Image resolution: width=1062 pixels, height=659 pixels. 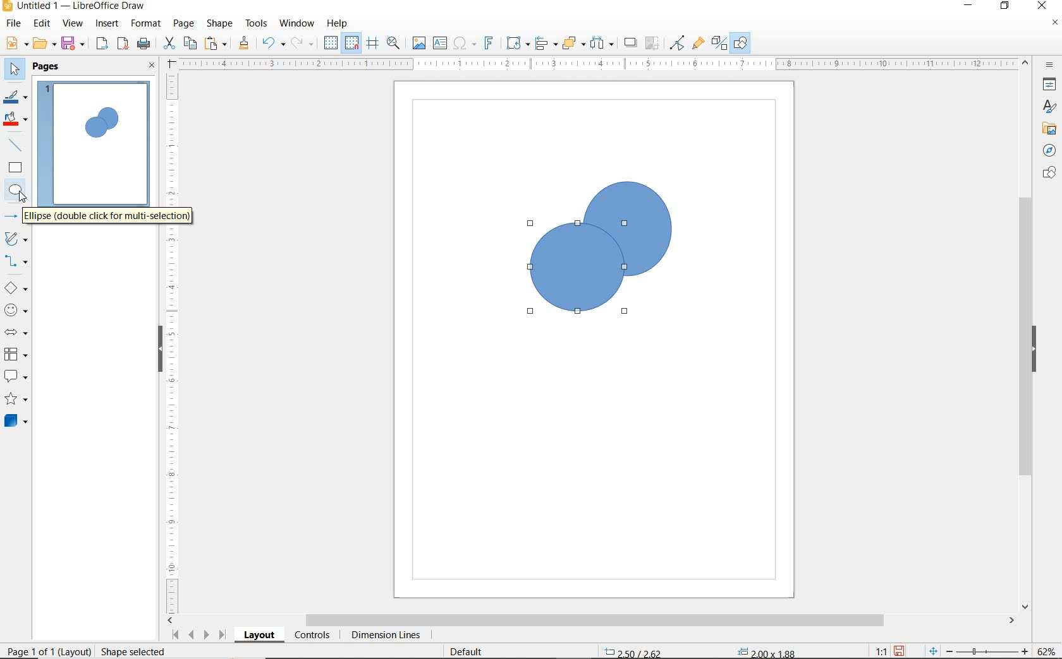 What do you see at coordinates (1046, 151) in the screenshot?
I see `NAVIGATOR` at bounding box center [1046, 151].